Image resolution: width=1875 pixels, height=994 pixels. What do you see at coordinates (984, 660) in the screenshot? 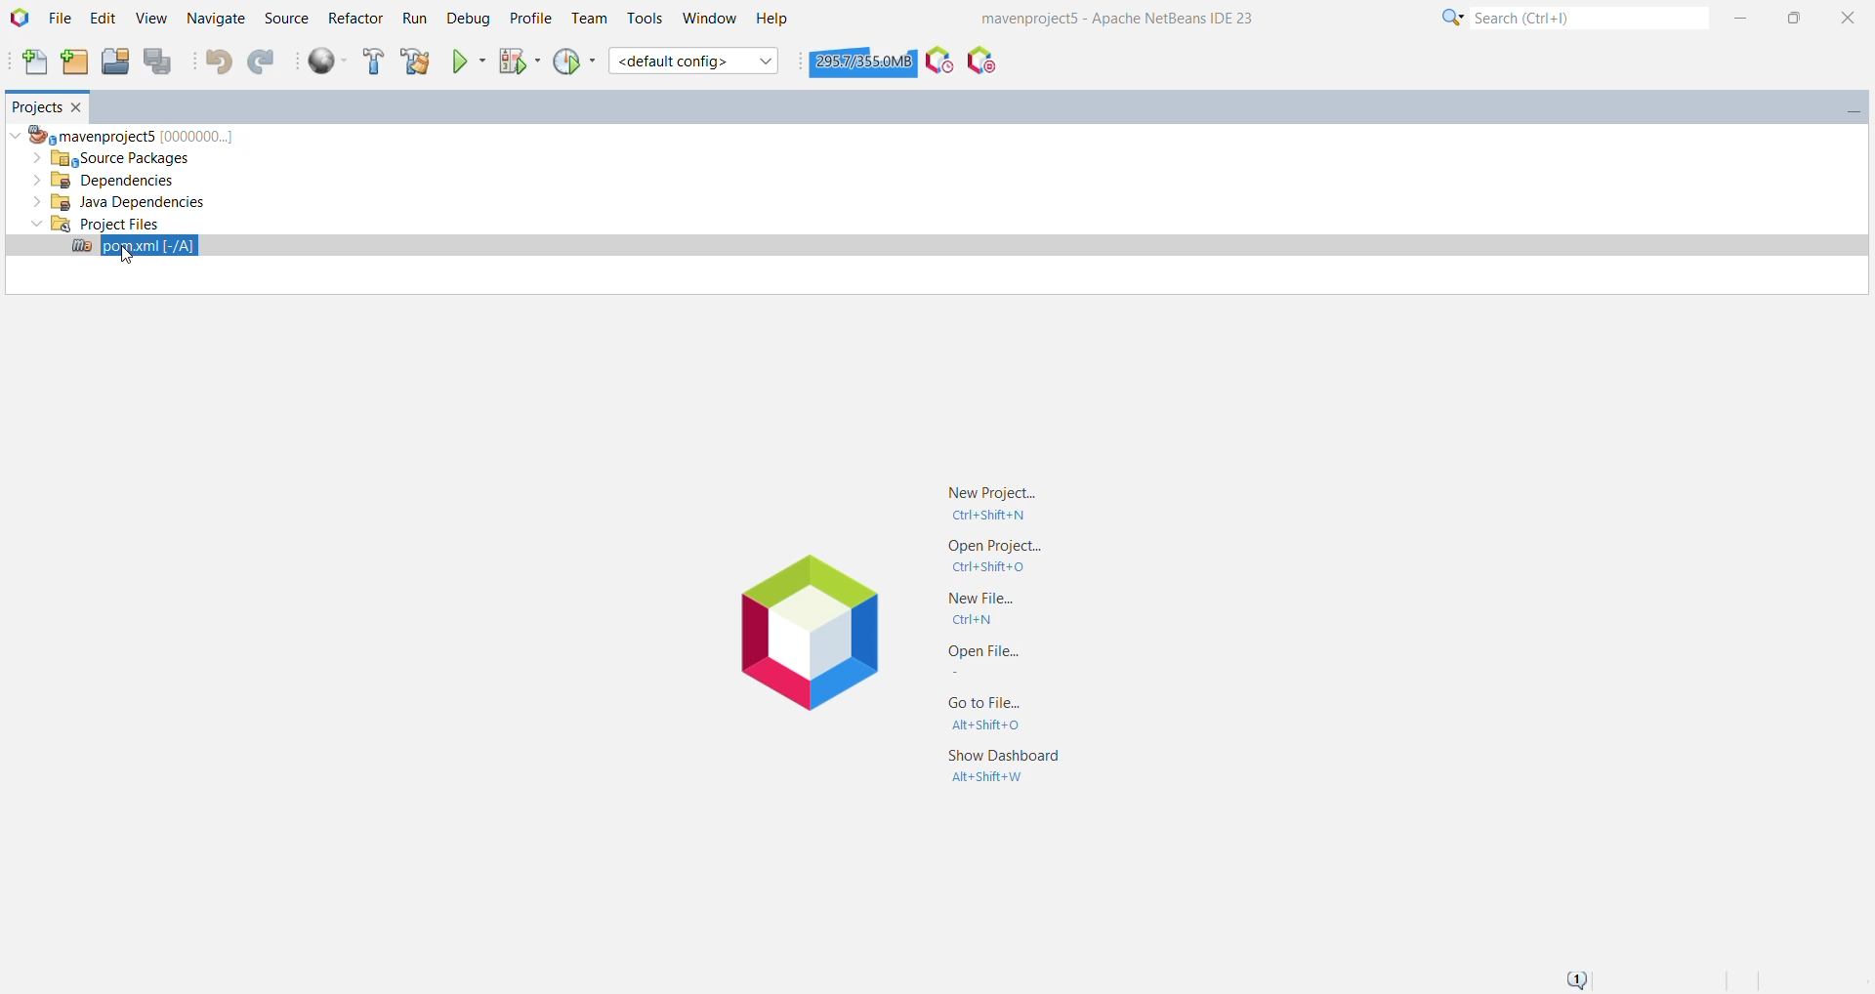
I see `Open File` at bounding box center [984, 660].